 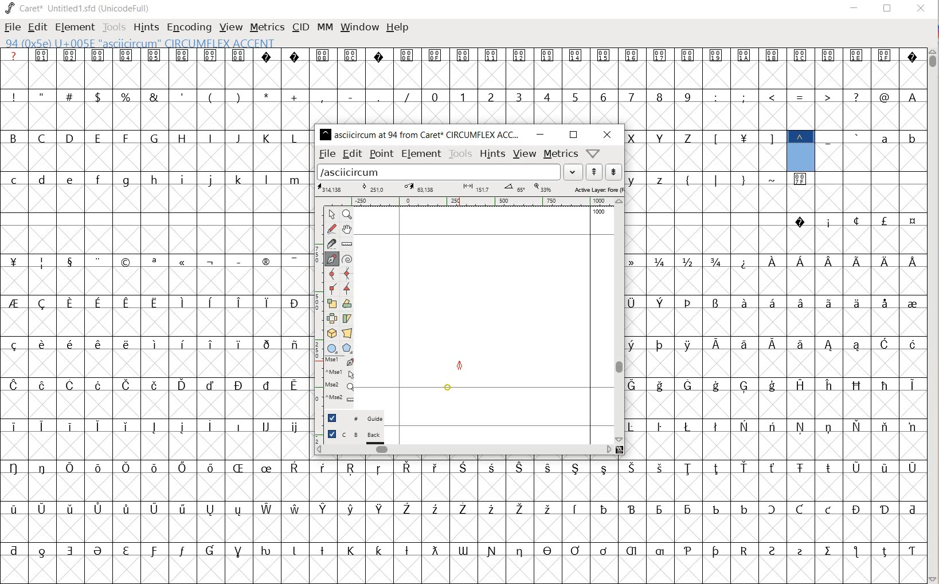 What do you see at coordinates (356, 436) in the screenshot?
I see `background` at bounding box center [356, 436].